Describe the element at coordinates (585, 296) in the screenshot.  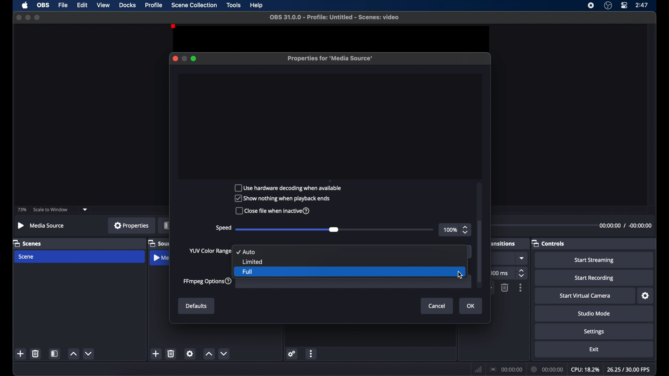
I see `start virtual camera` at that location.